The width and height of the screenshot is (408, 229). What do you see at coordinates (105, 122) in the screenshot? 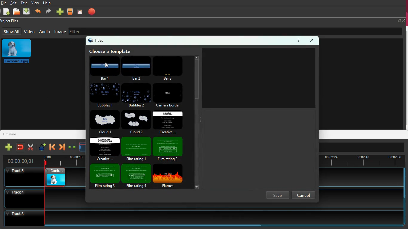
I see `cloud 1` at bounding box center [105, 122].